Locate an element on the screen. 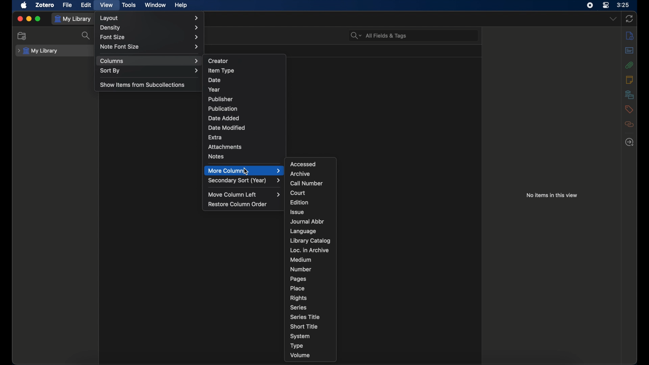  type is located at coordinates (296, 346).